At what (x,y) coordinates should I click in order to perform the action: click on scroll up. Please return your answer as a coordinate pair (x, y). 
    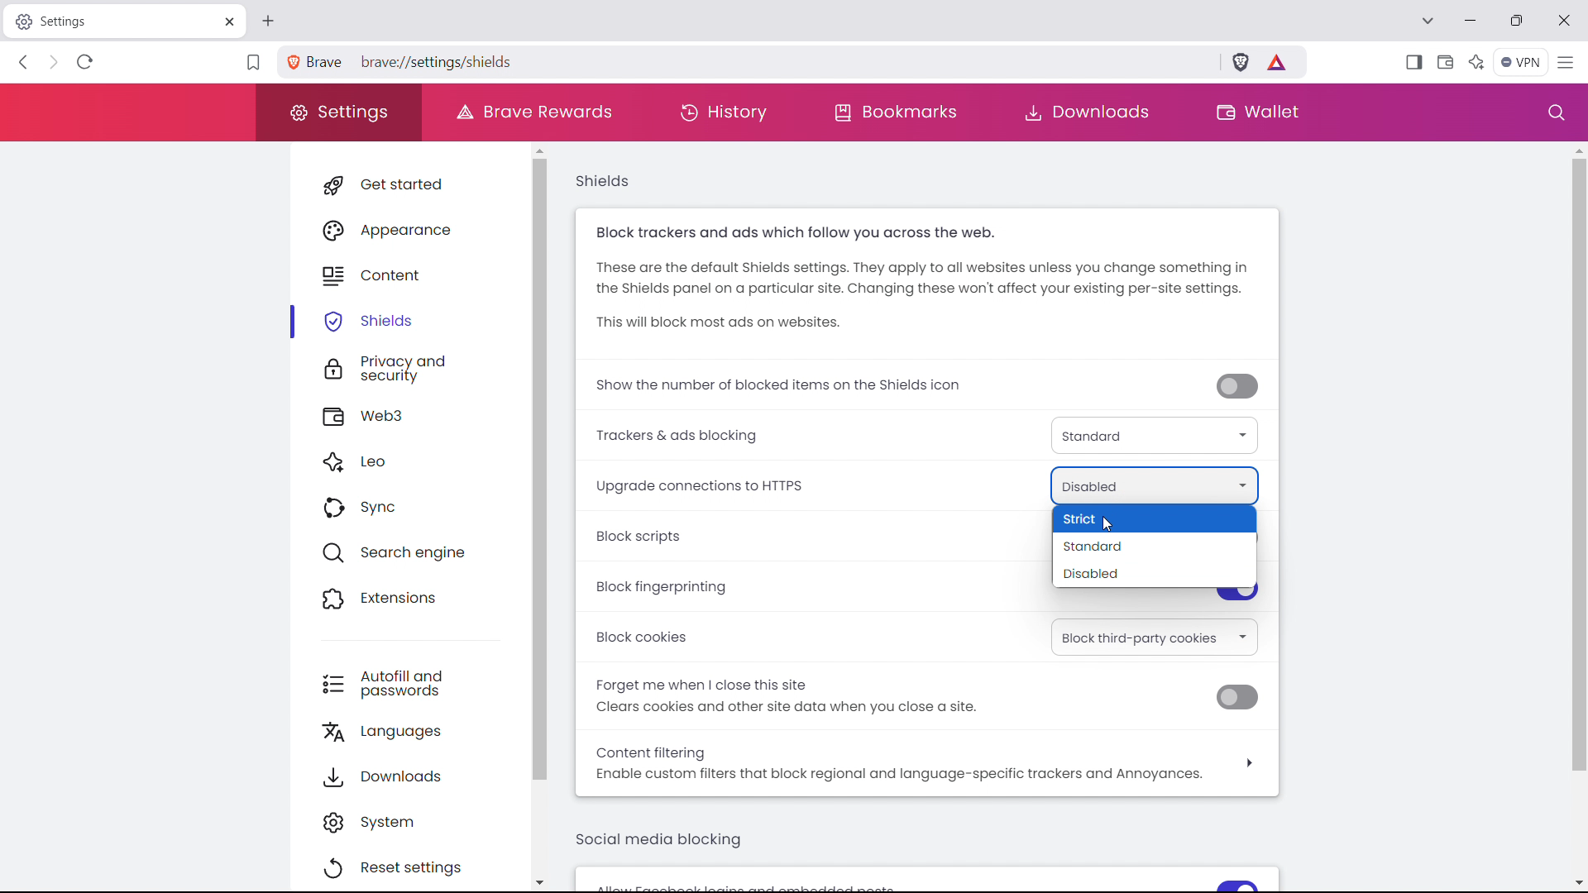
    Looking at the image, I should click on (1576, 149).